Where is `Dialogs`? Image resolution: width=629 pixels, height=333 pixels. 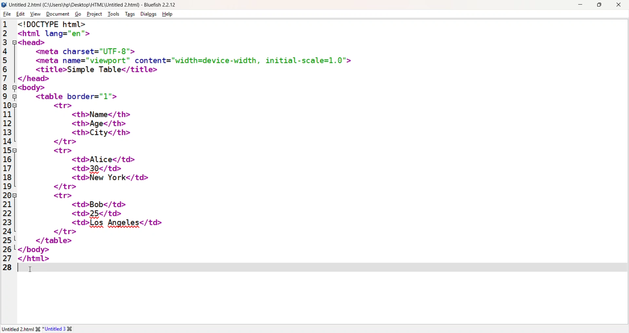 Dialogs is located at coordinates (148, 14).